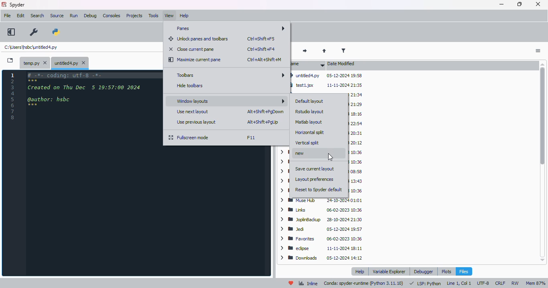  I want to click on shortcut for close current pane, so click(261, 49).